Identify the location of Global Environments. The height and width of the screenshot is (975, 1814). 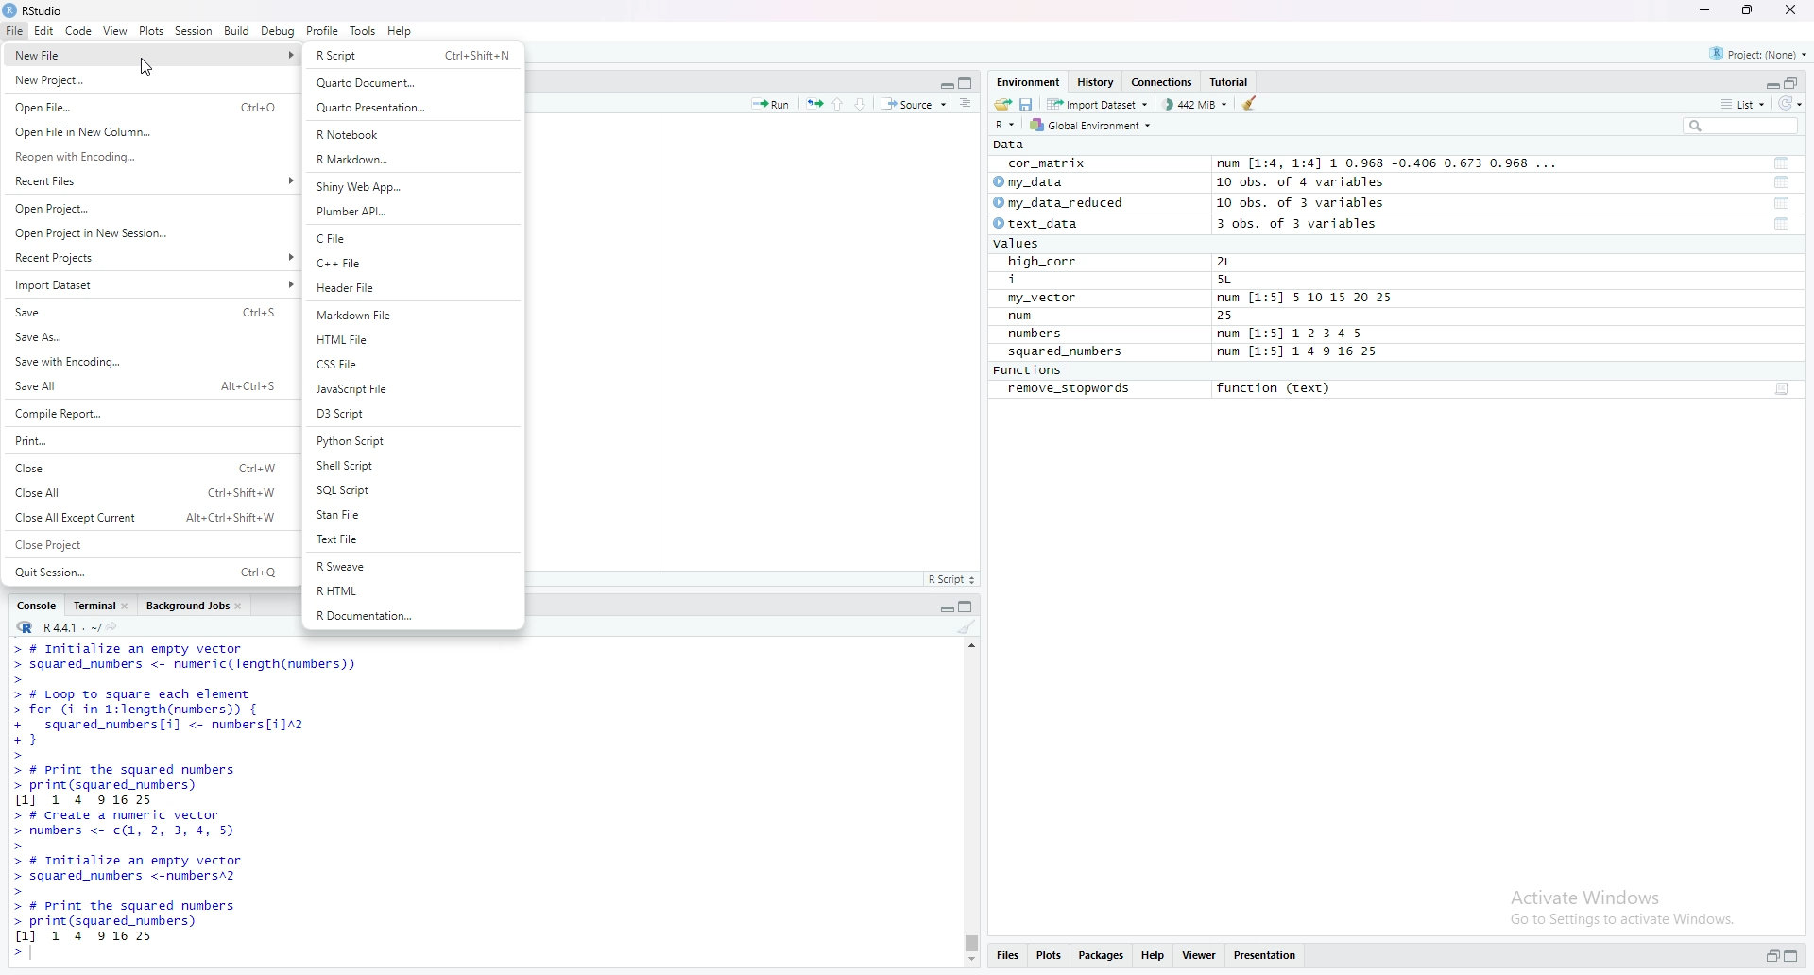
(1088, 126).